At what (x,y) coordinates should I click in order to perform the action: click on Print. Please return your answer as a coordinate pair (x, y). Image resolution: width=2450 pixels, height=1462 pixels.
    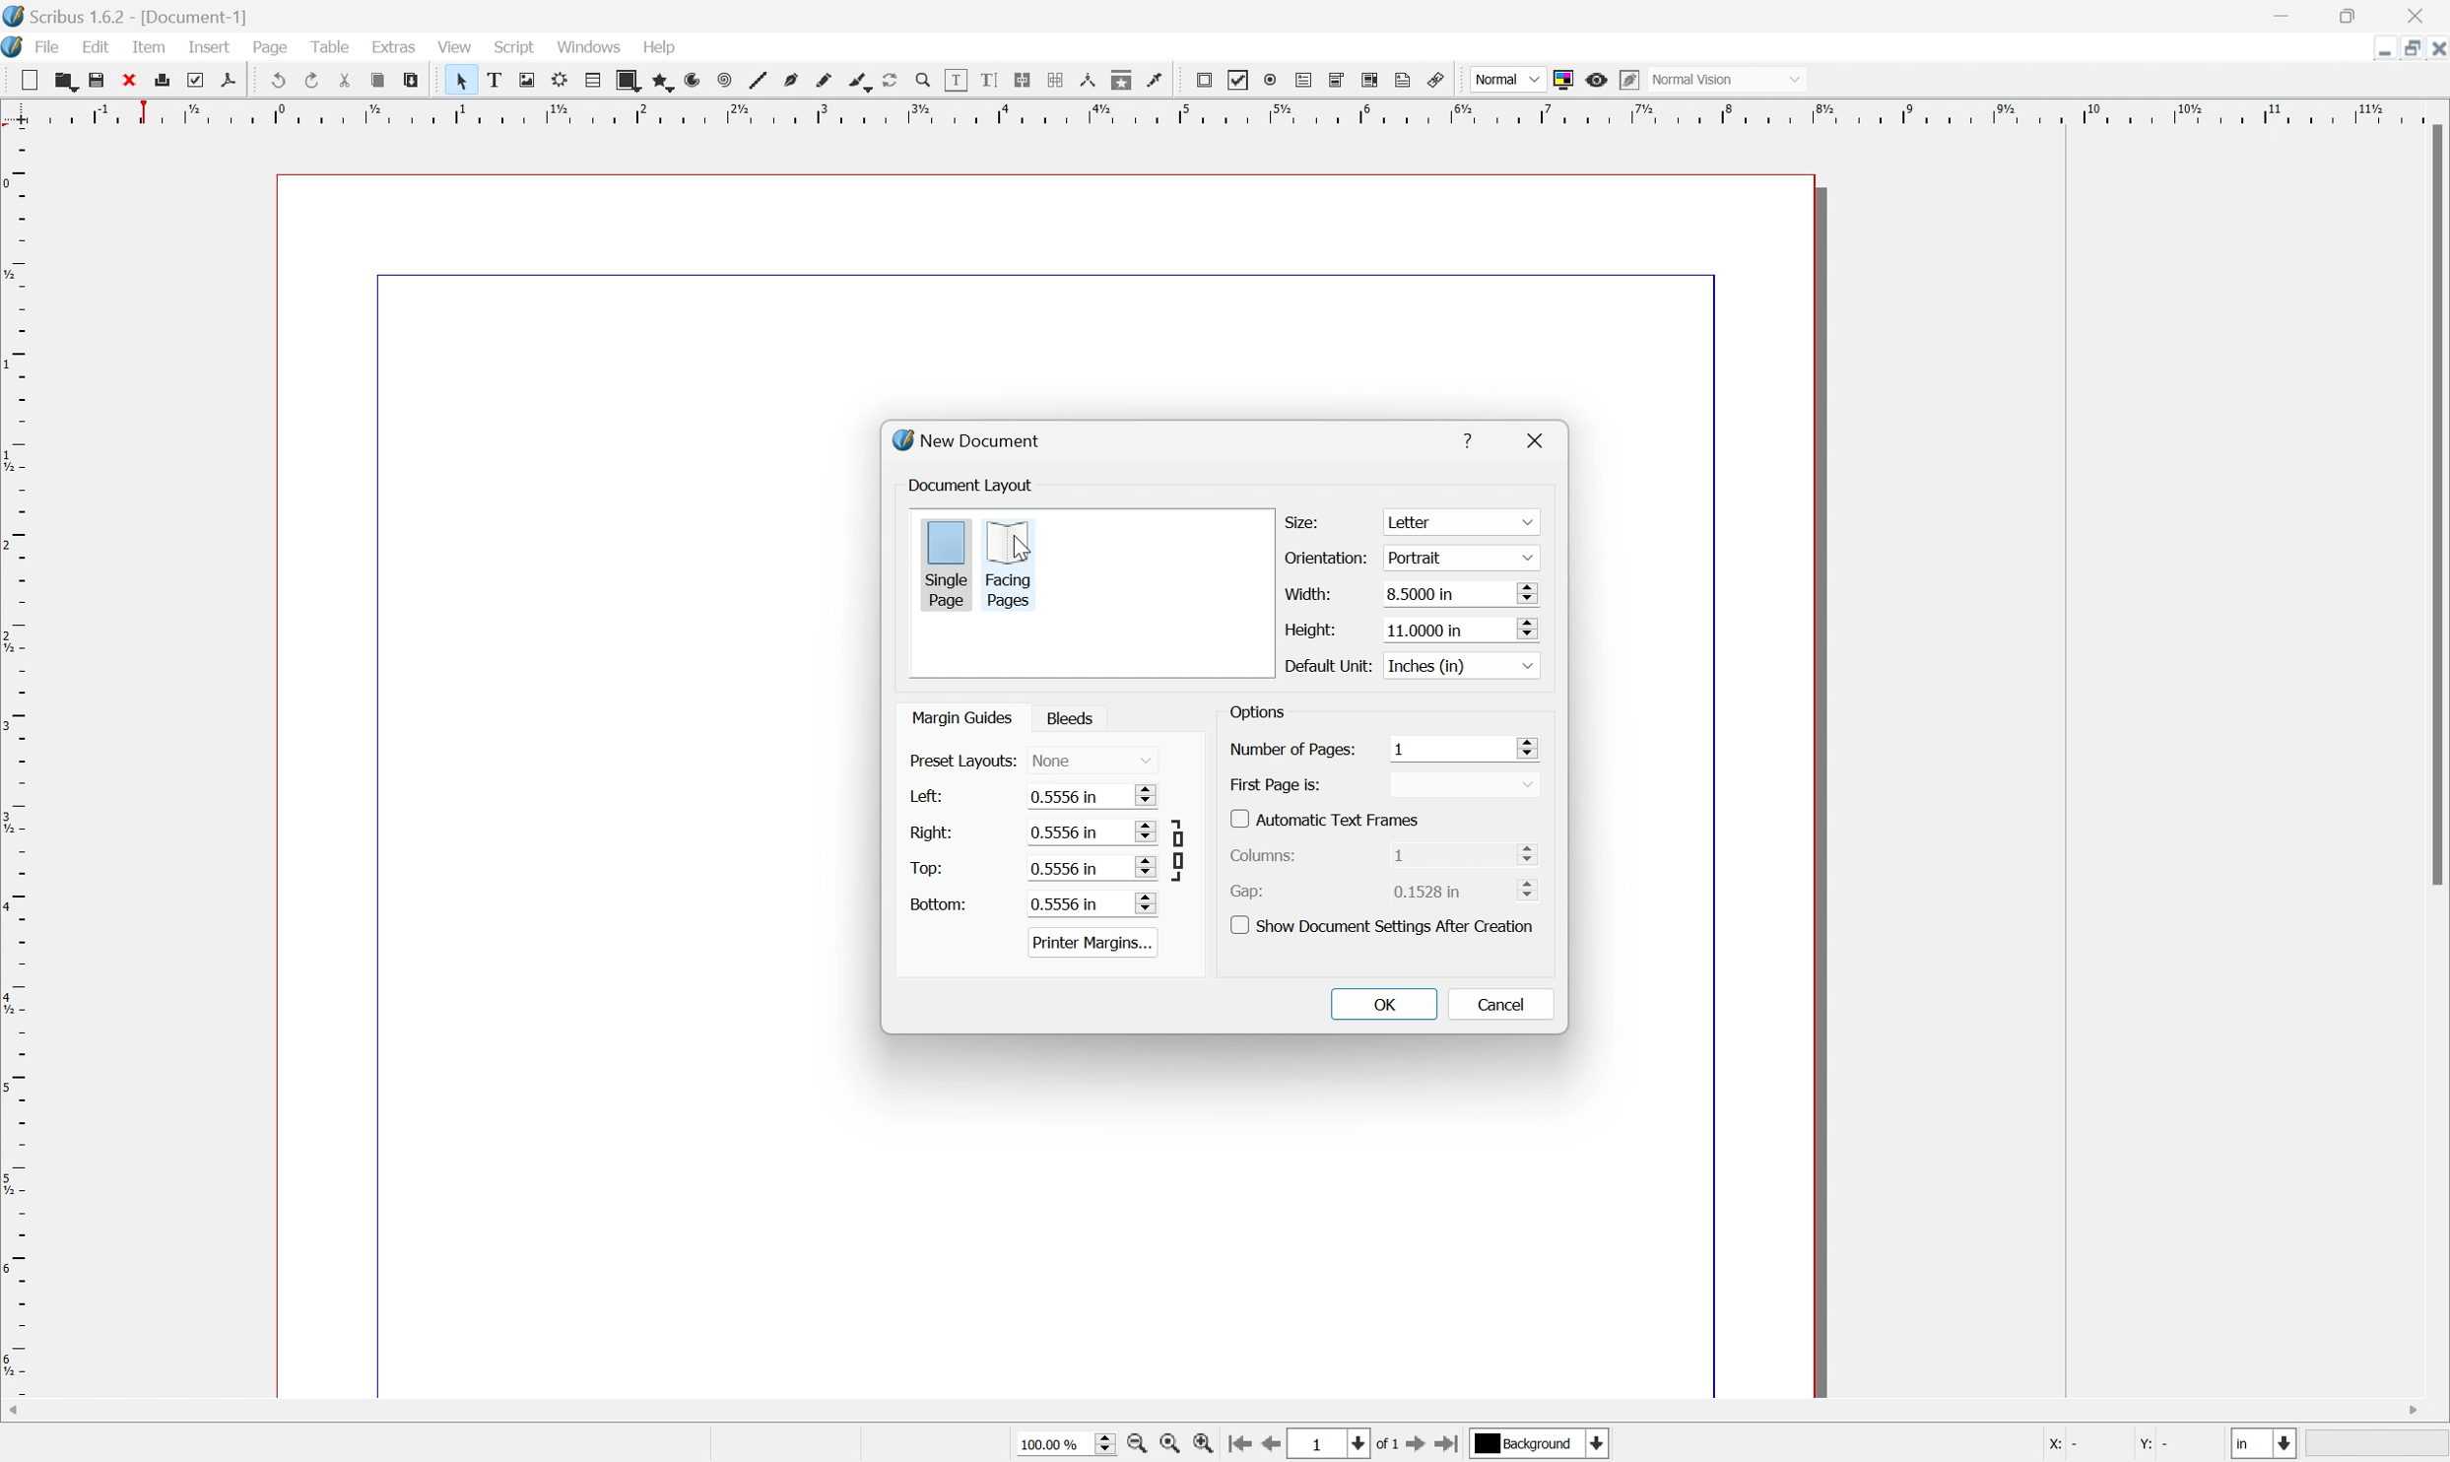
    Looking at the image, I should click on (169, 81).